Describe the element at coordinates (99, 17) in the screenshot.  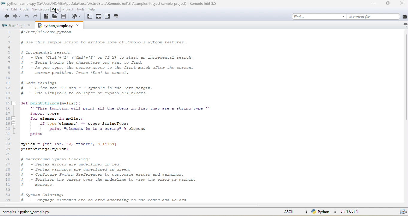
I see `bottom pane` at that location.